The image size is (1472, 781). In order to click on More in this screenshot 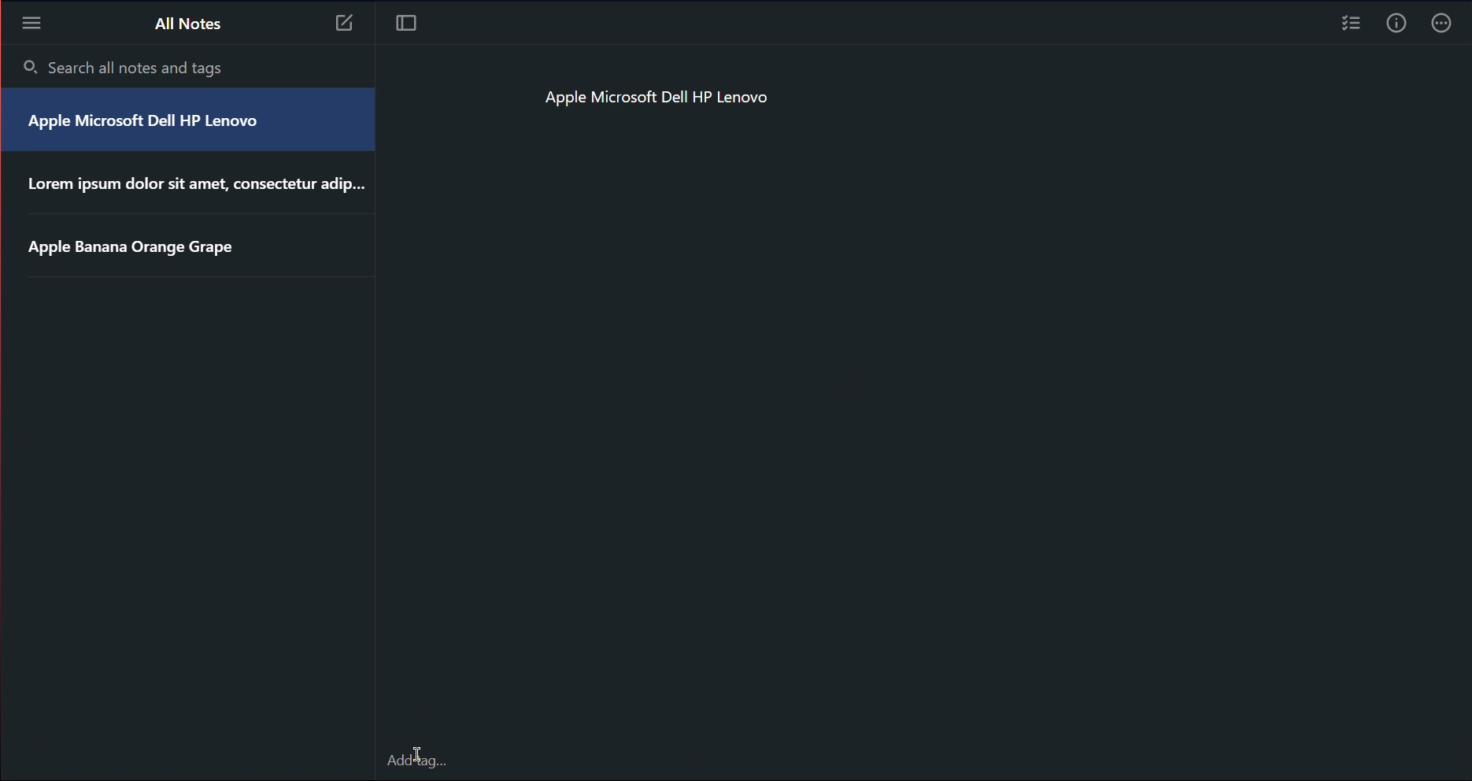, I will do `click(31, 22)`.